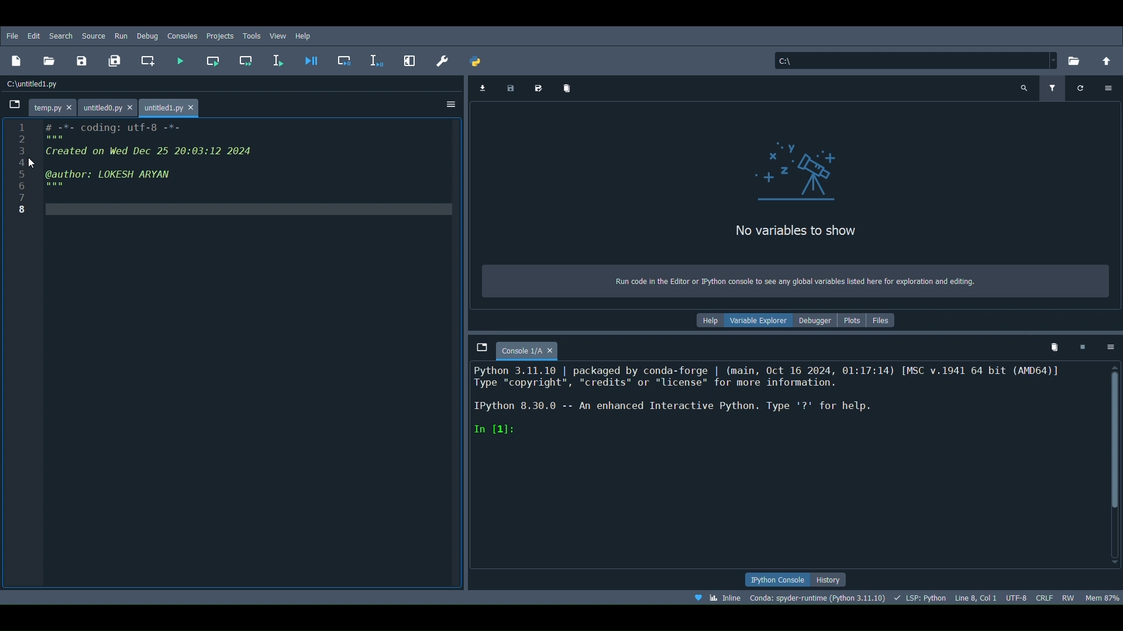  What do you see at coordinates (10, 35) in the screenshot?
I see `File` at bounding box center [10, 35].